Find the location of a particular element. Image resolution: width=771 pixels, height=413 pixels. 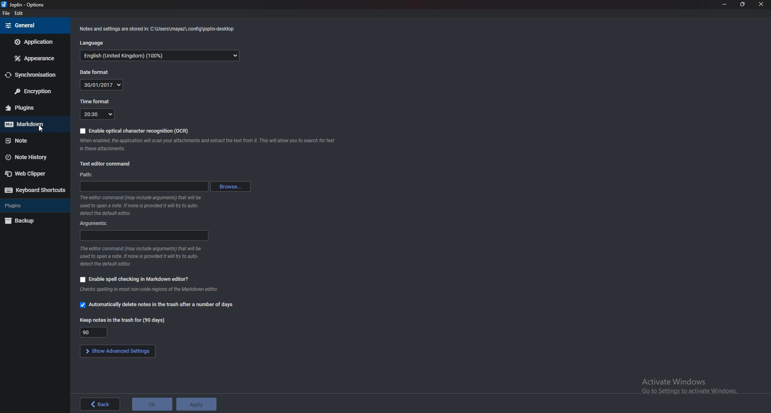

Web Clipper is located at coordinates (31, 173).